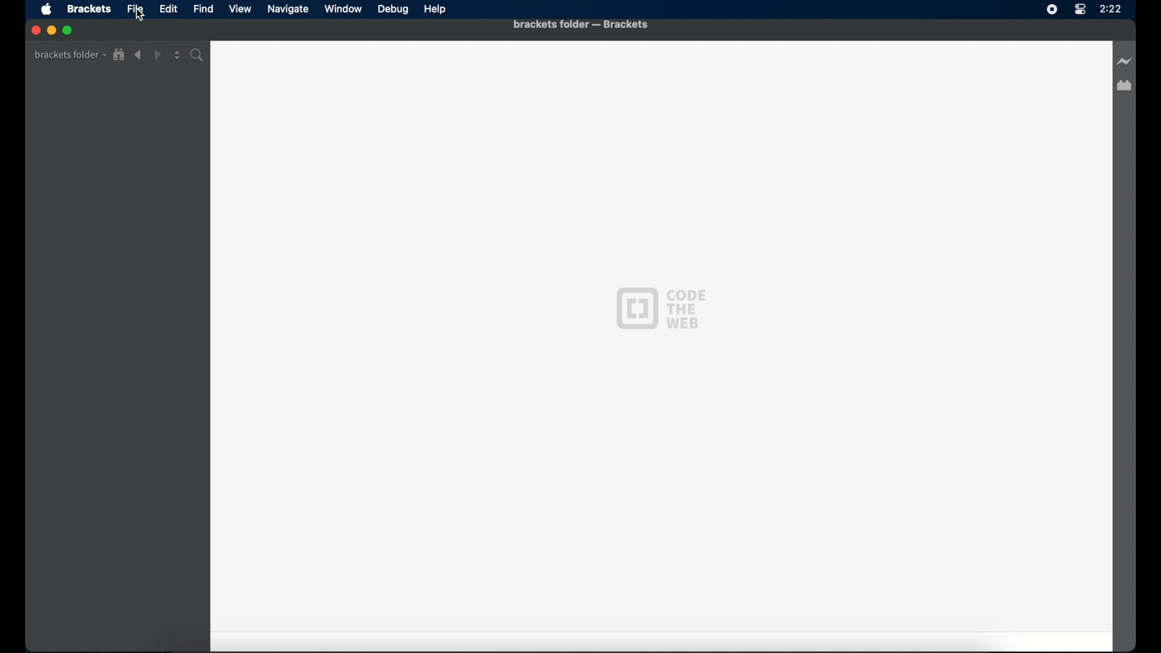 The image size is (1161, 653). Describe the element at coordinates (70, 54) in the screenshot. I see `brackets folder` at that location.